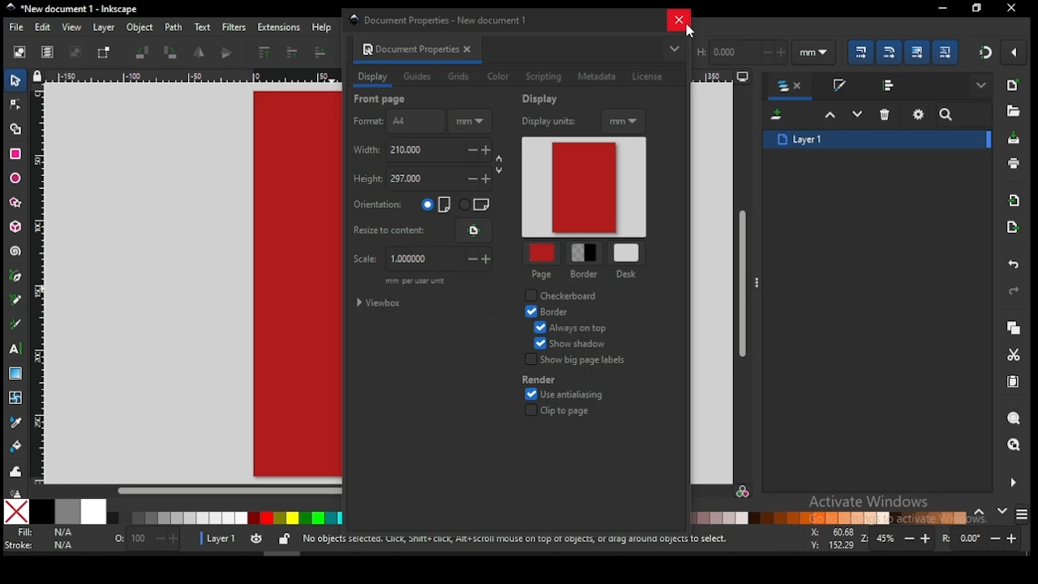 The width and height of the screenshot is (1038, 584). Describe the element at coordinates (830, 115) in the screenshot. I see `raiseselection one step` at that location.